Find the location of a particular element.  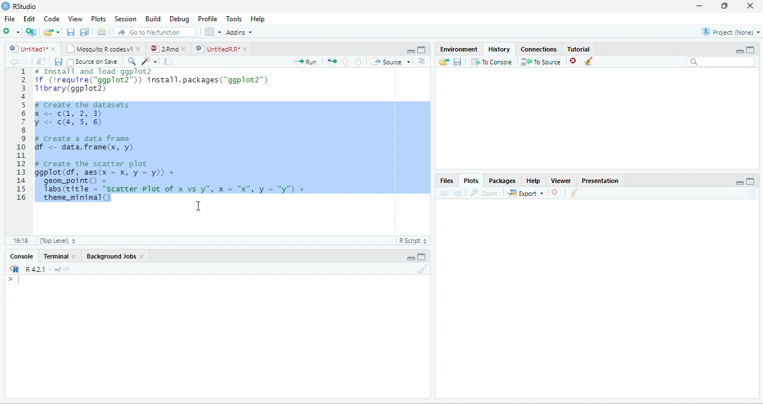

Line numbers is located at coordinates (20, 136).